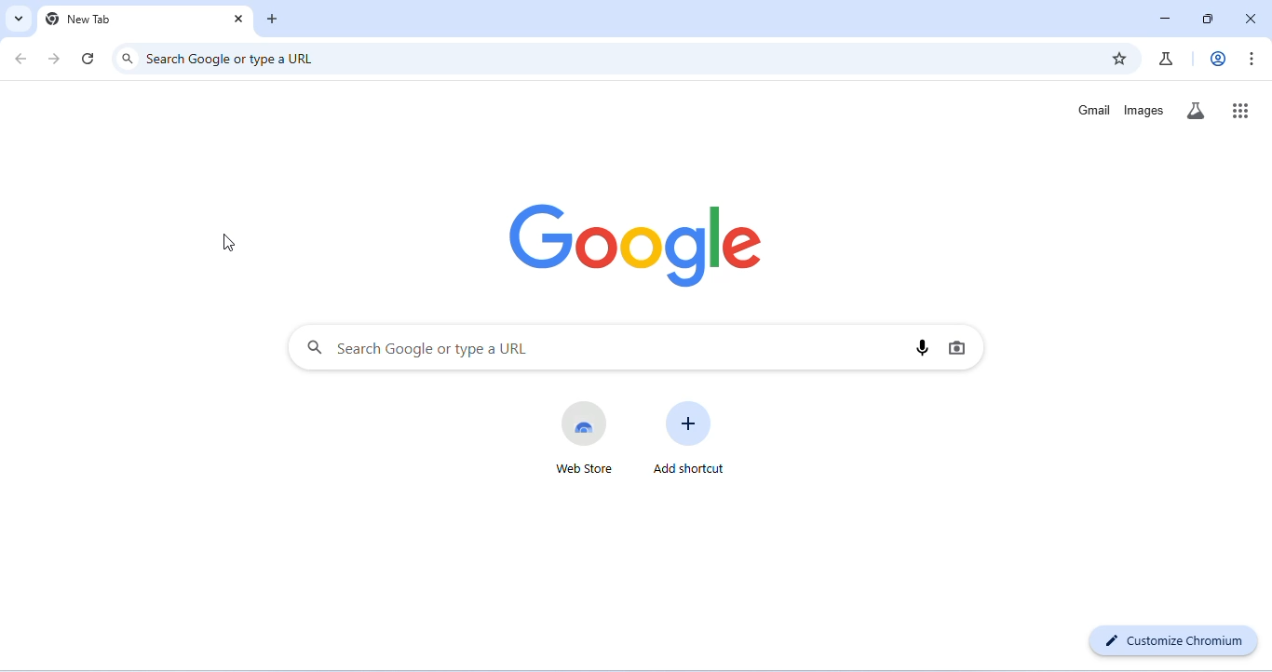 The height and width of the screenshot is (672, 1272). What do you see at coordinates (1171, 641) in the screenshot?
I see `customize chromium` at bounding box center [1171, 641].